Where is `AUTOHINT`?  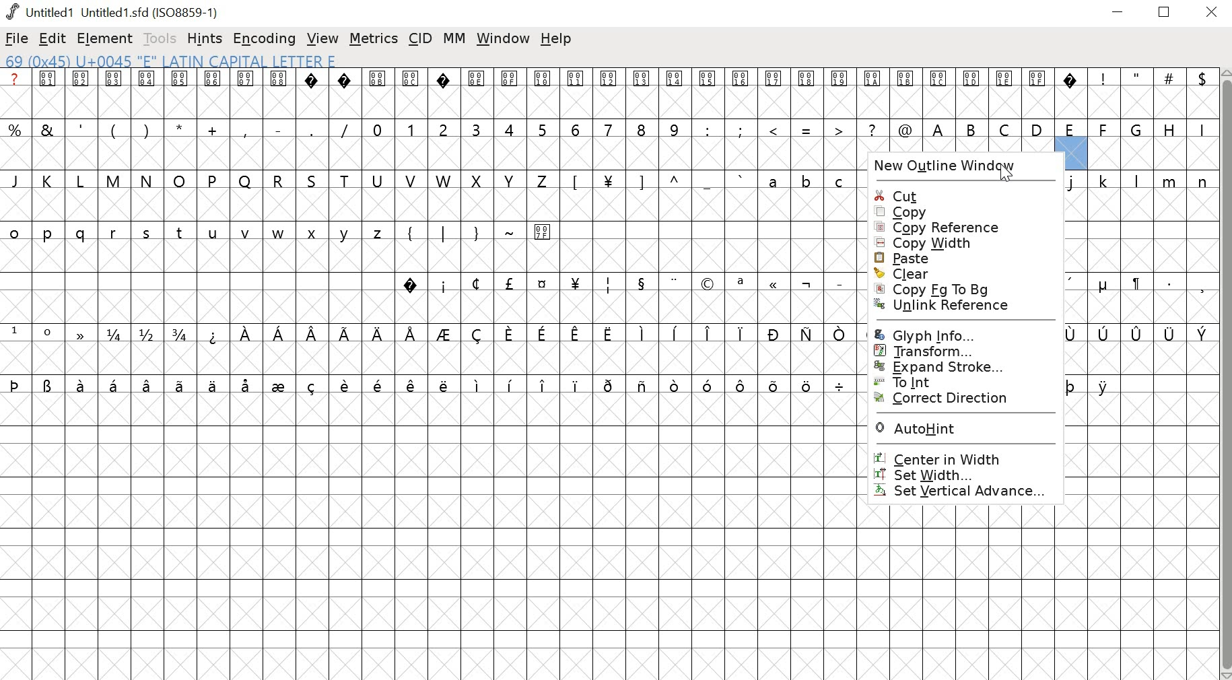
AUTOHINT is located at coordinates (951, 426).